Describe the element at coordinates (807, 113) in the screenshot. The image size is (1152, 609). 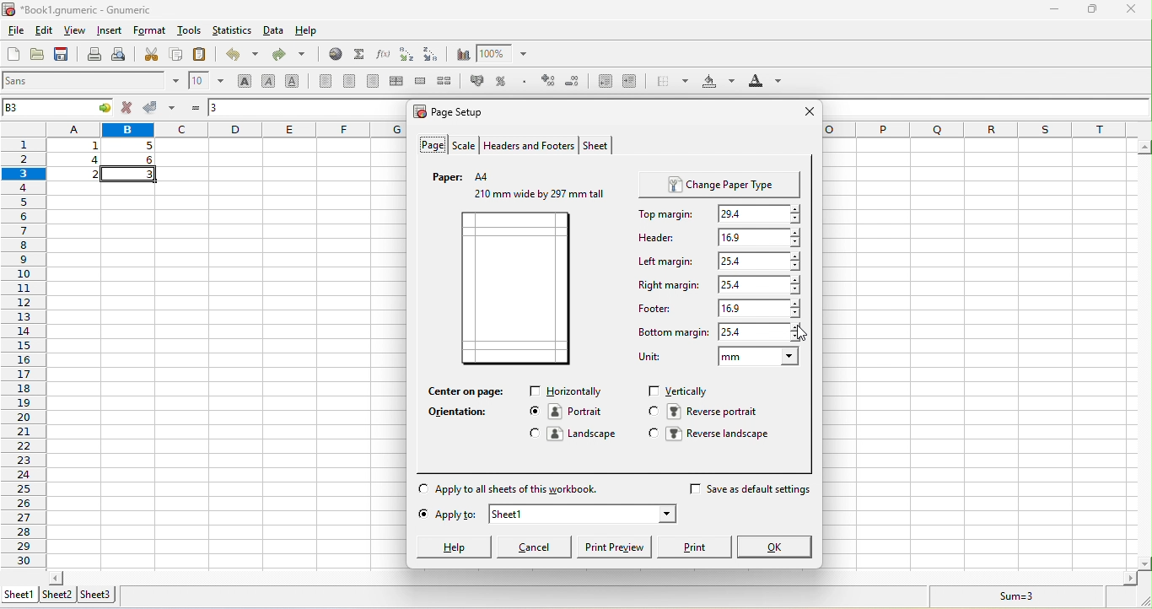
I see `close` at that location.